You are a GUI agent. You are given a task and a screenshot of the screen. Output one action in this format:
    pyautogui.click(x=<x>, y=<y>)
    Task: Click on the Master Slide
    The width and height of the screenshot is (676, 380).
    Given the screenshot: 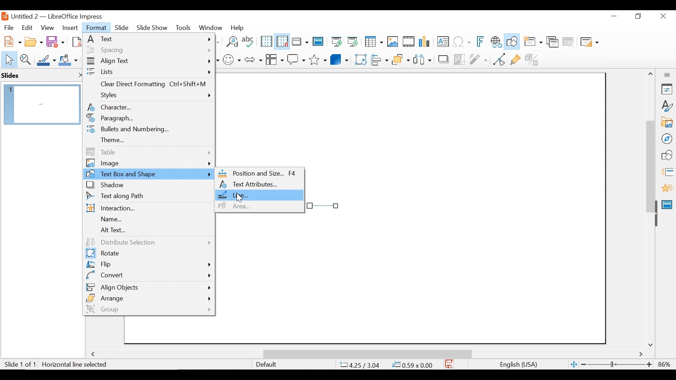 What is the action you would take?
    pyautogui.click(x=668, y=204)
    